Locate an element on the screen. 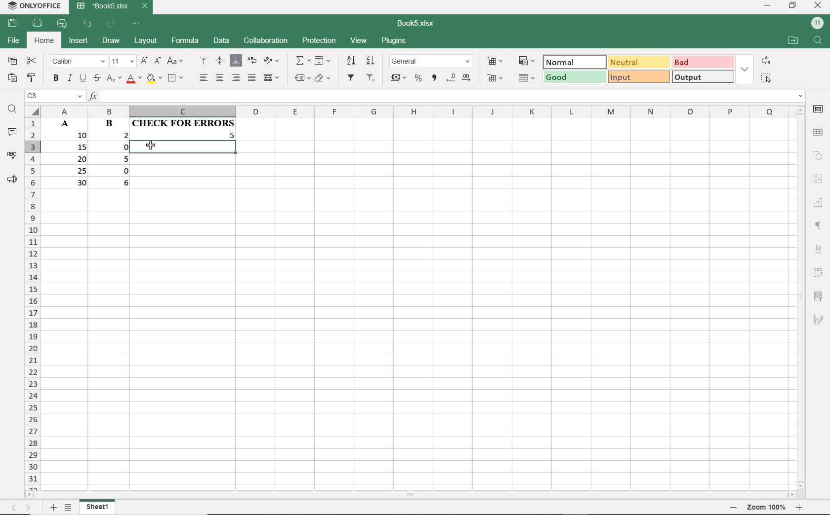  NORMAL is located at coordinates (575, 62).